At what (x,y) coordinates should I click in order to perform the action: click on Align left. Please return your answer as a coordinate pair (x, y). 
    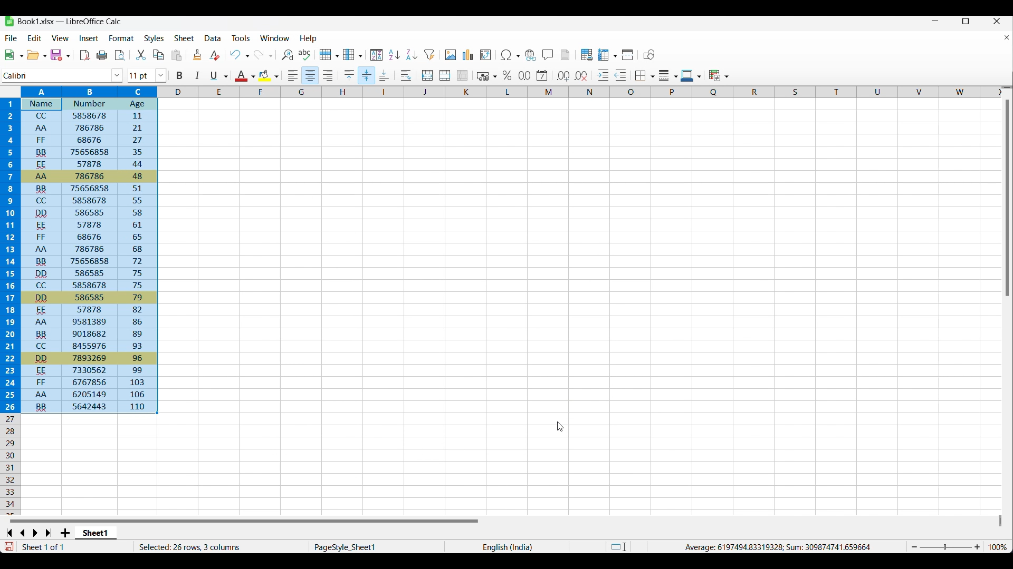
    Looking at the image, I should click on (293, 75).